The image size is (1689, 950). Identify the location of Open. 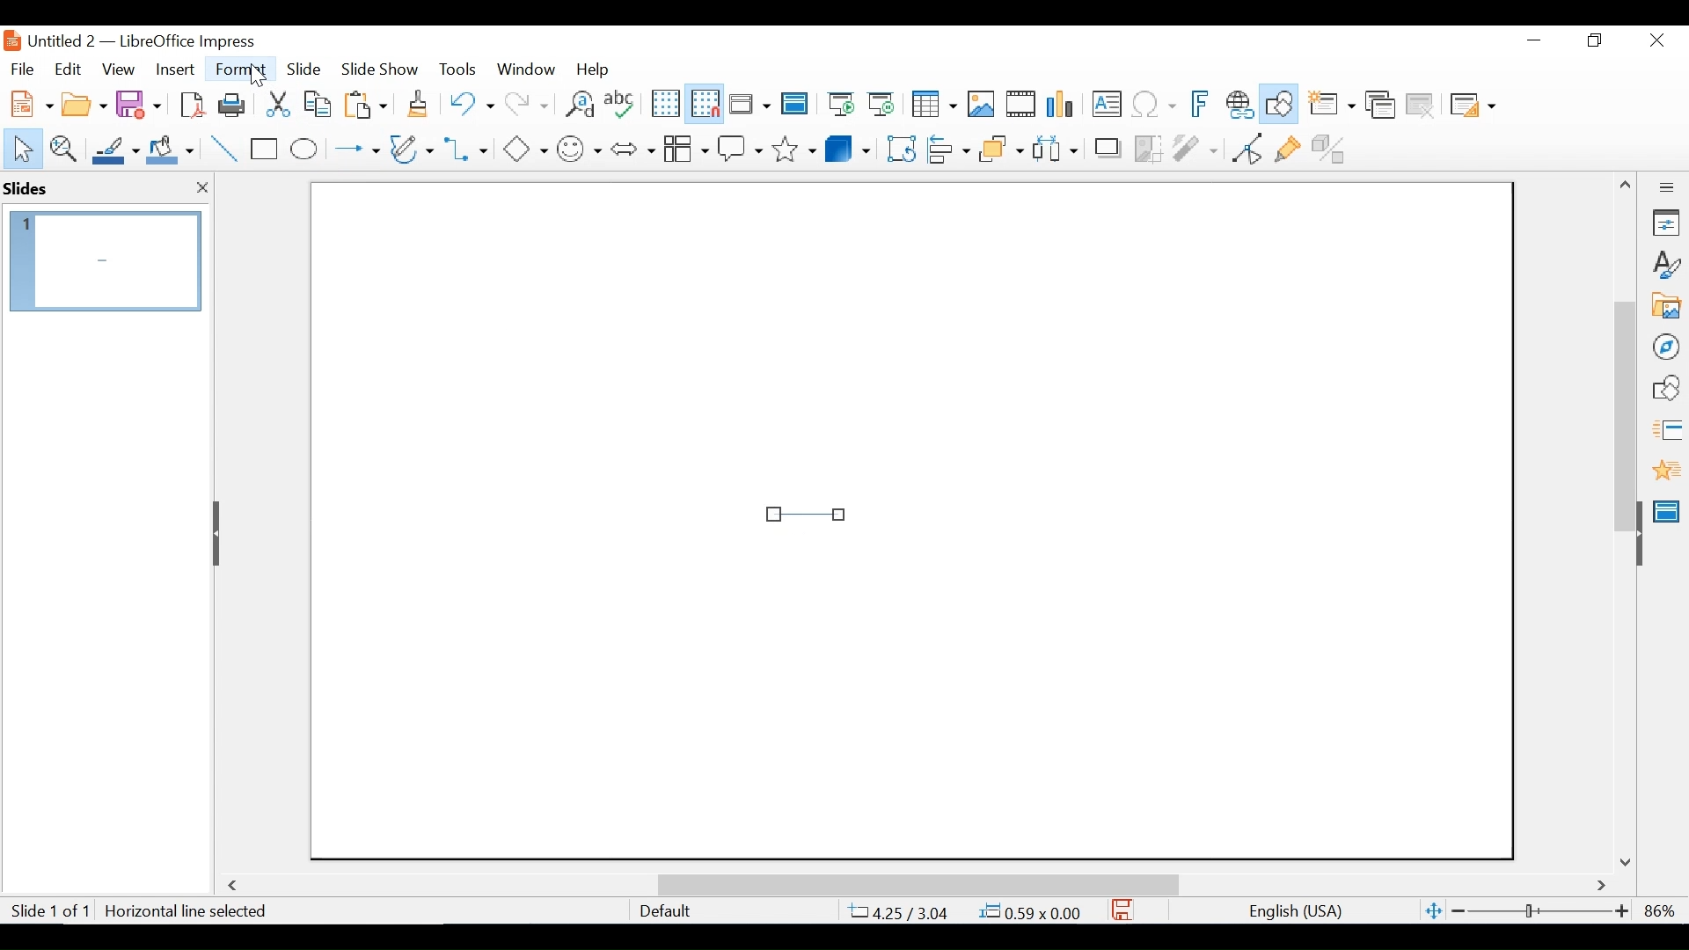
(84, 102).